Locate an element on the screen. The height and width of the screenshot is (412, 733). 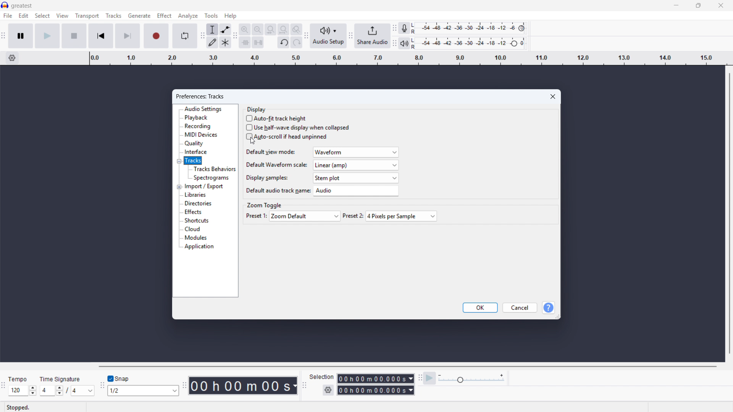
Fit project to width  is located at coordinates (284, 29).